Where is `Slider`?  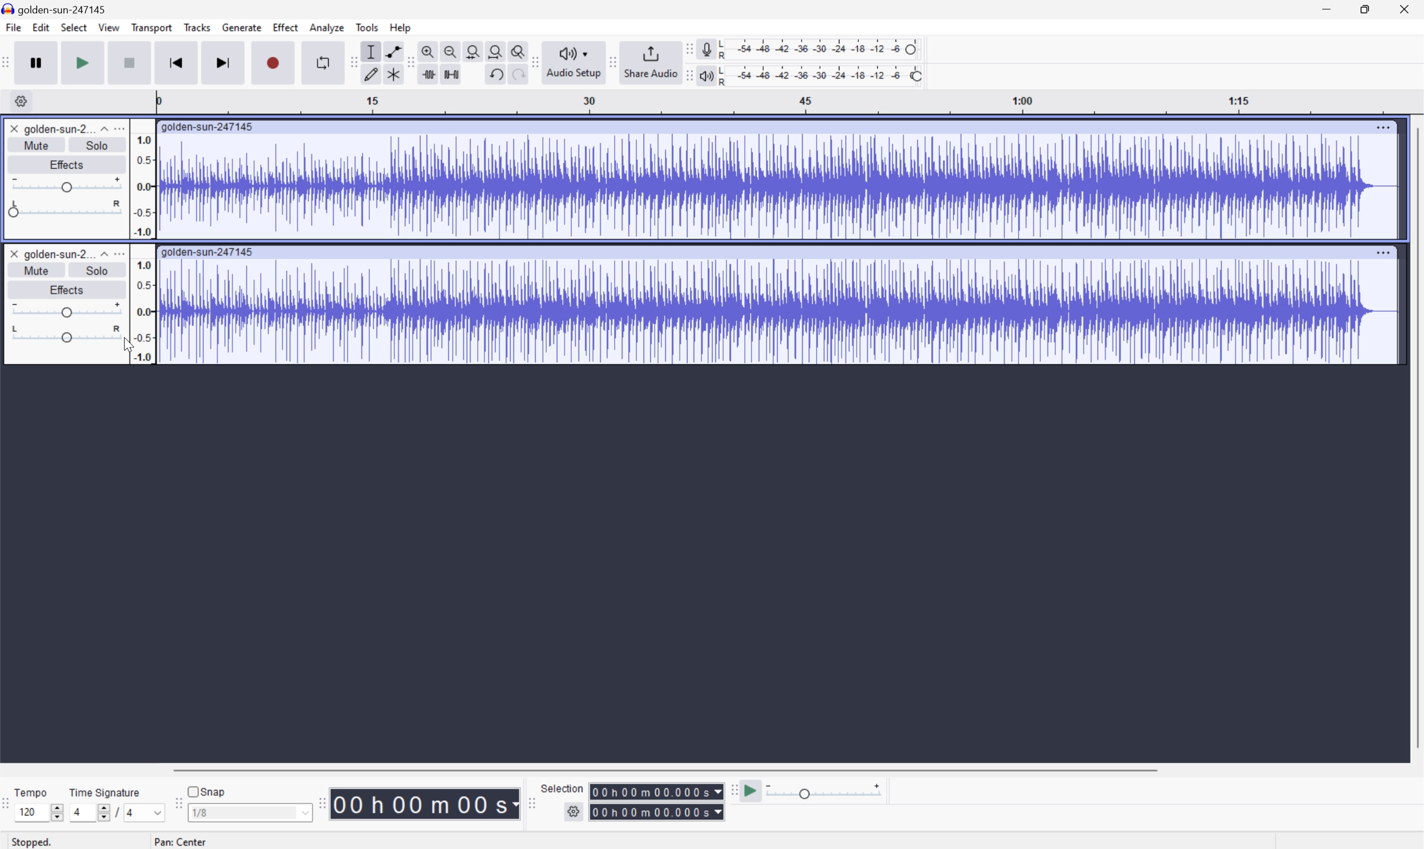
Slider is located at coordinates (64, 185).